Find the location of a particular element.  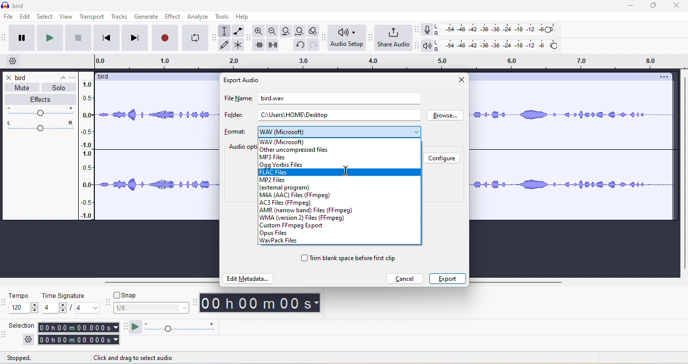

amr is located at coordinates (307, 211).